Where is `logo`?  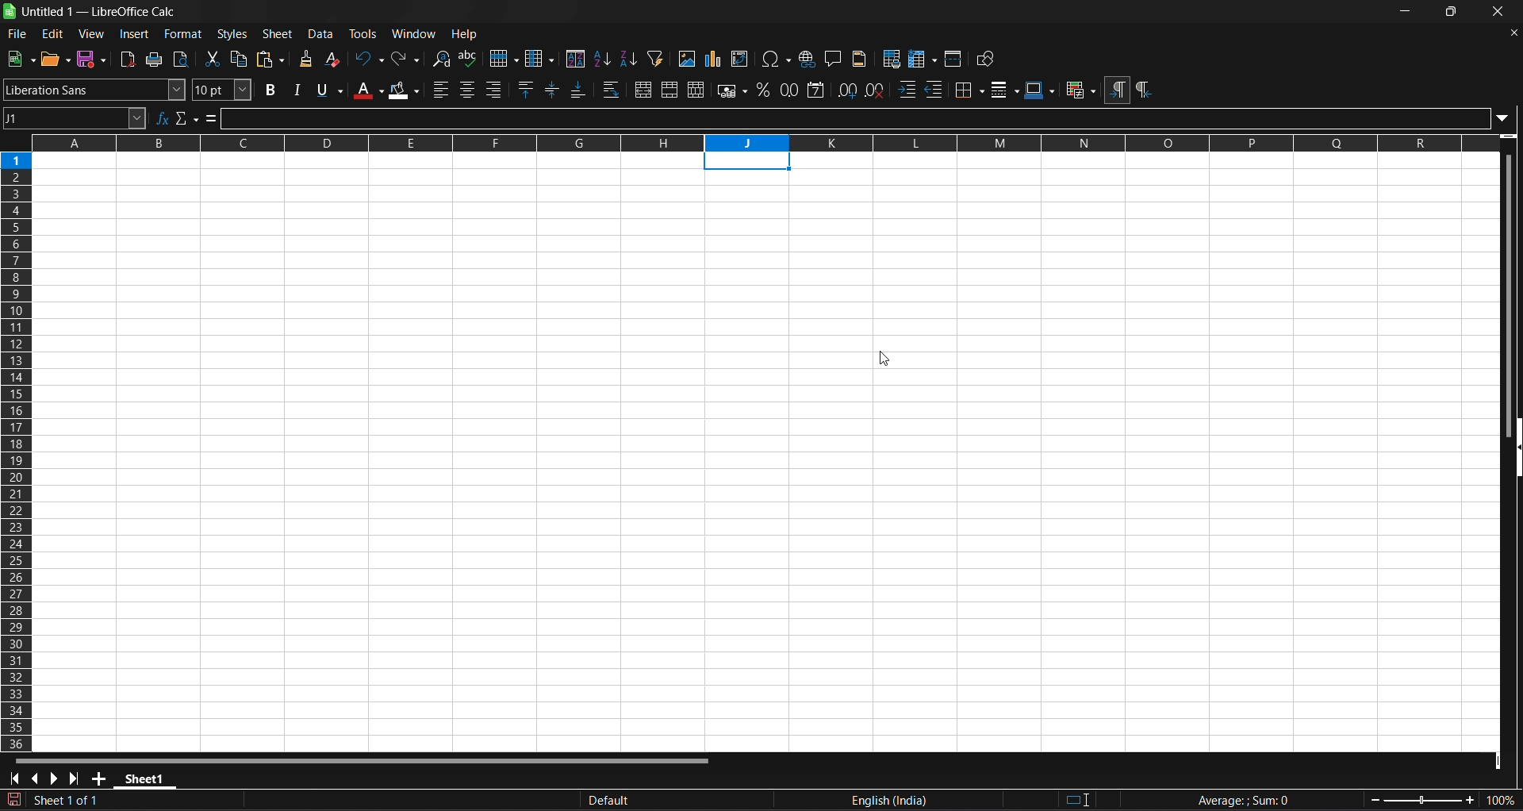 logo is located at coordinates (10, 11).